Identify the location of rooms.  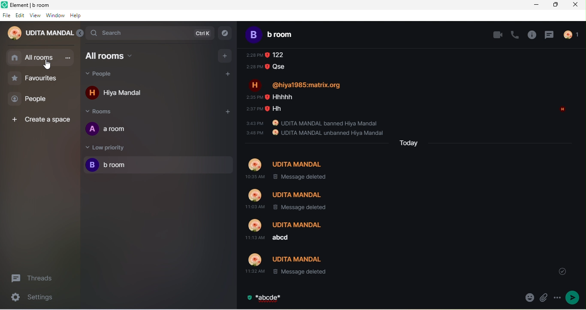
(105, 111).